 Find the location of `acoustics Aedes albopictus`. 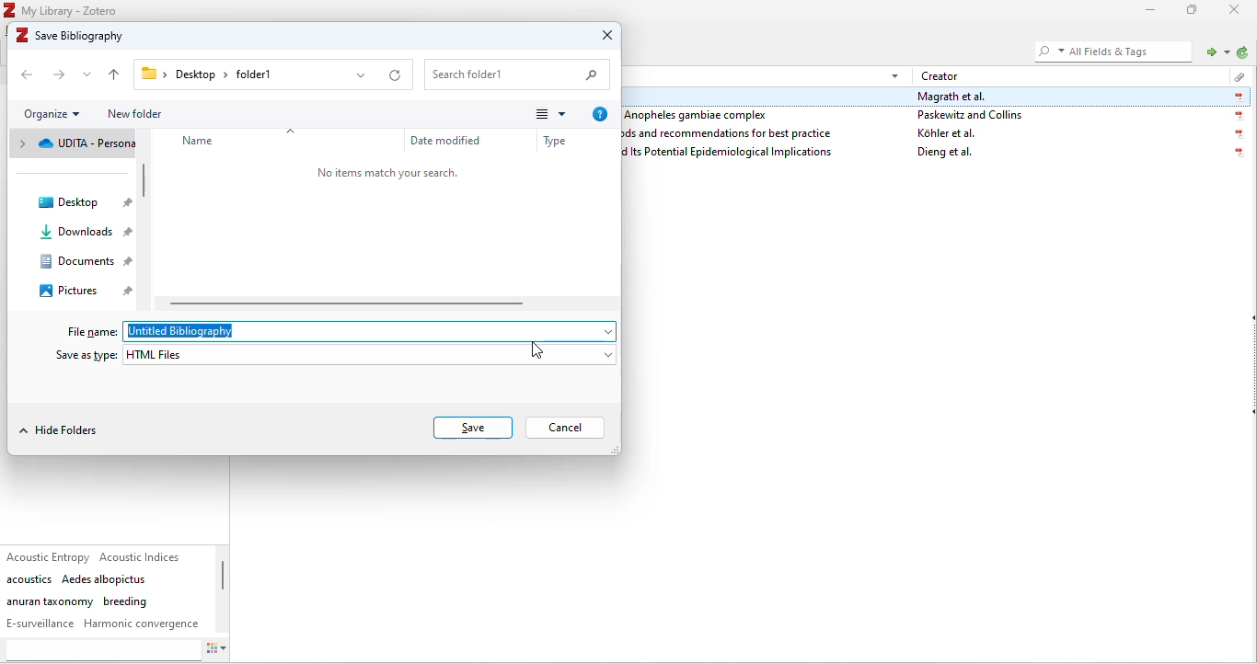

acoustics Aedes albopictus is located at coordinates (77, 579).